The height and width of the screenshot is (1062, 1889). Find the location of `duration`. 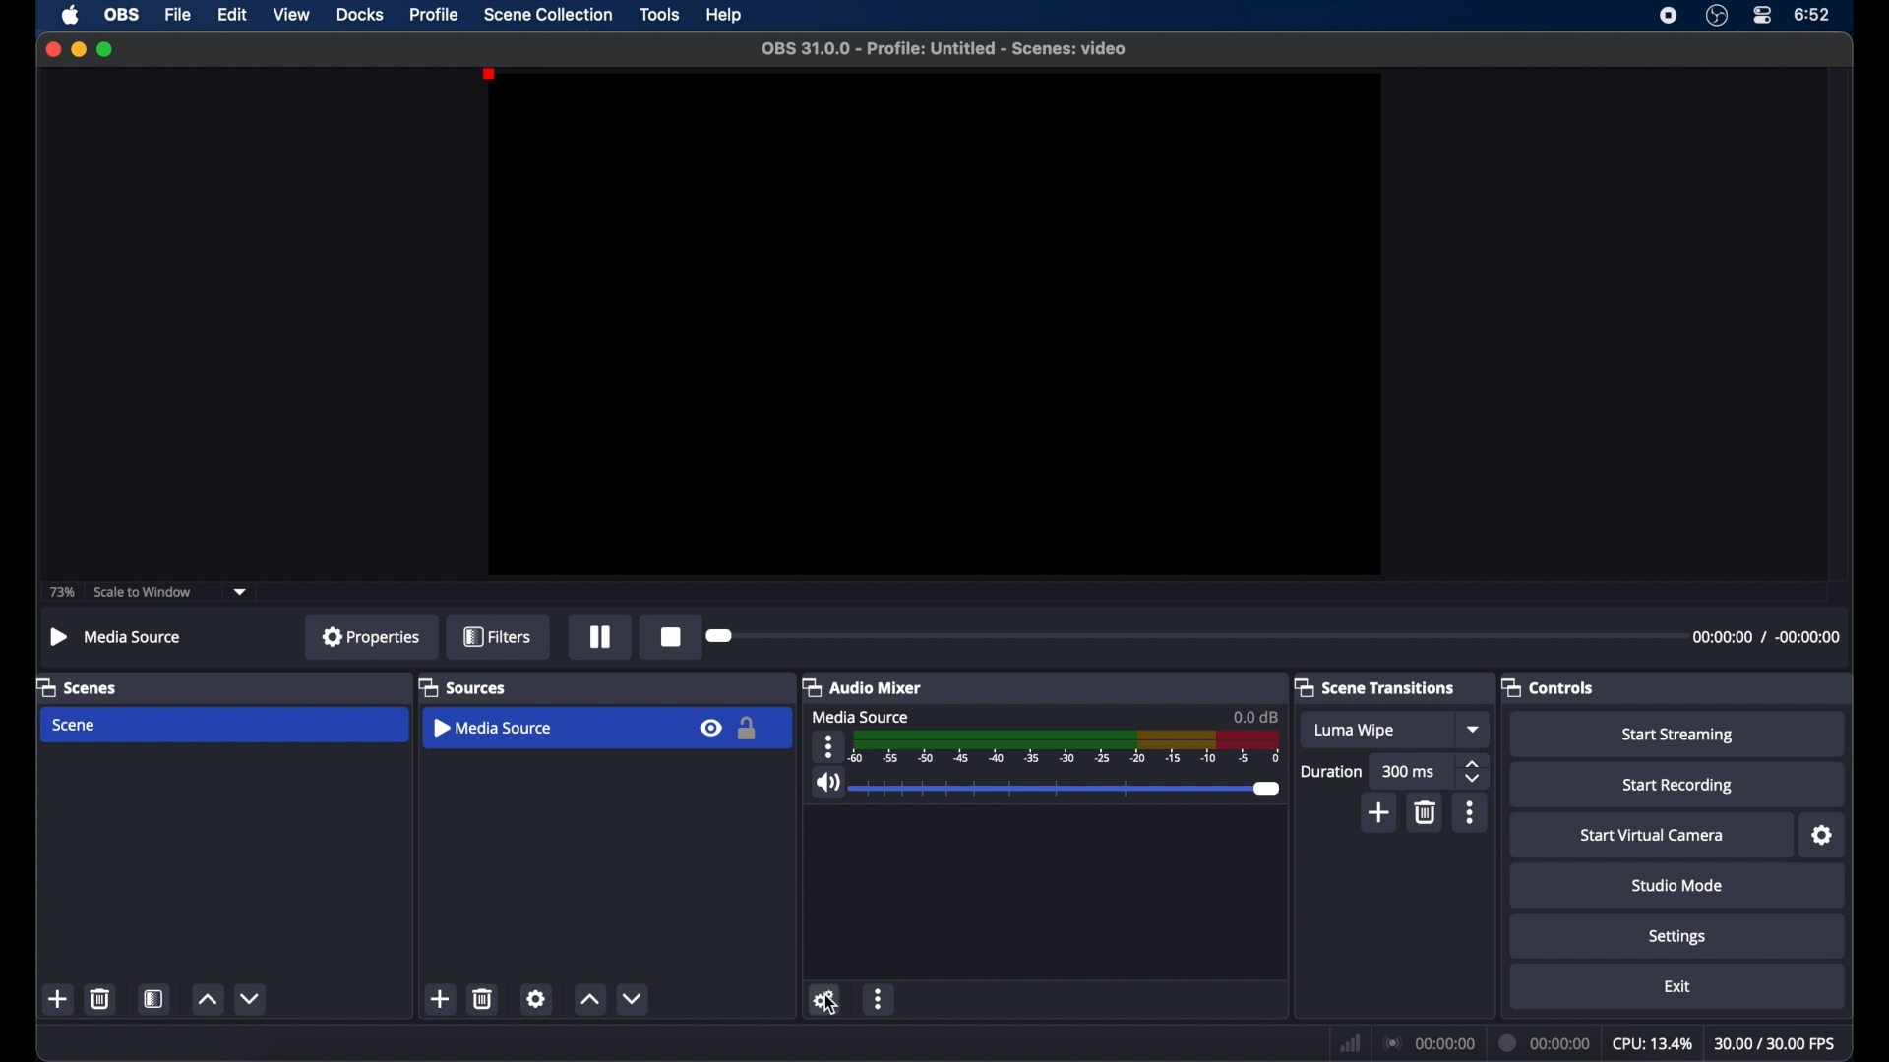

duration is located at coordinates (1545, 1044).